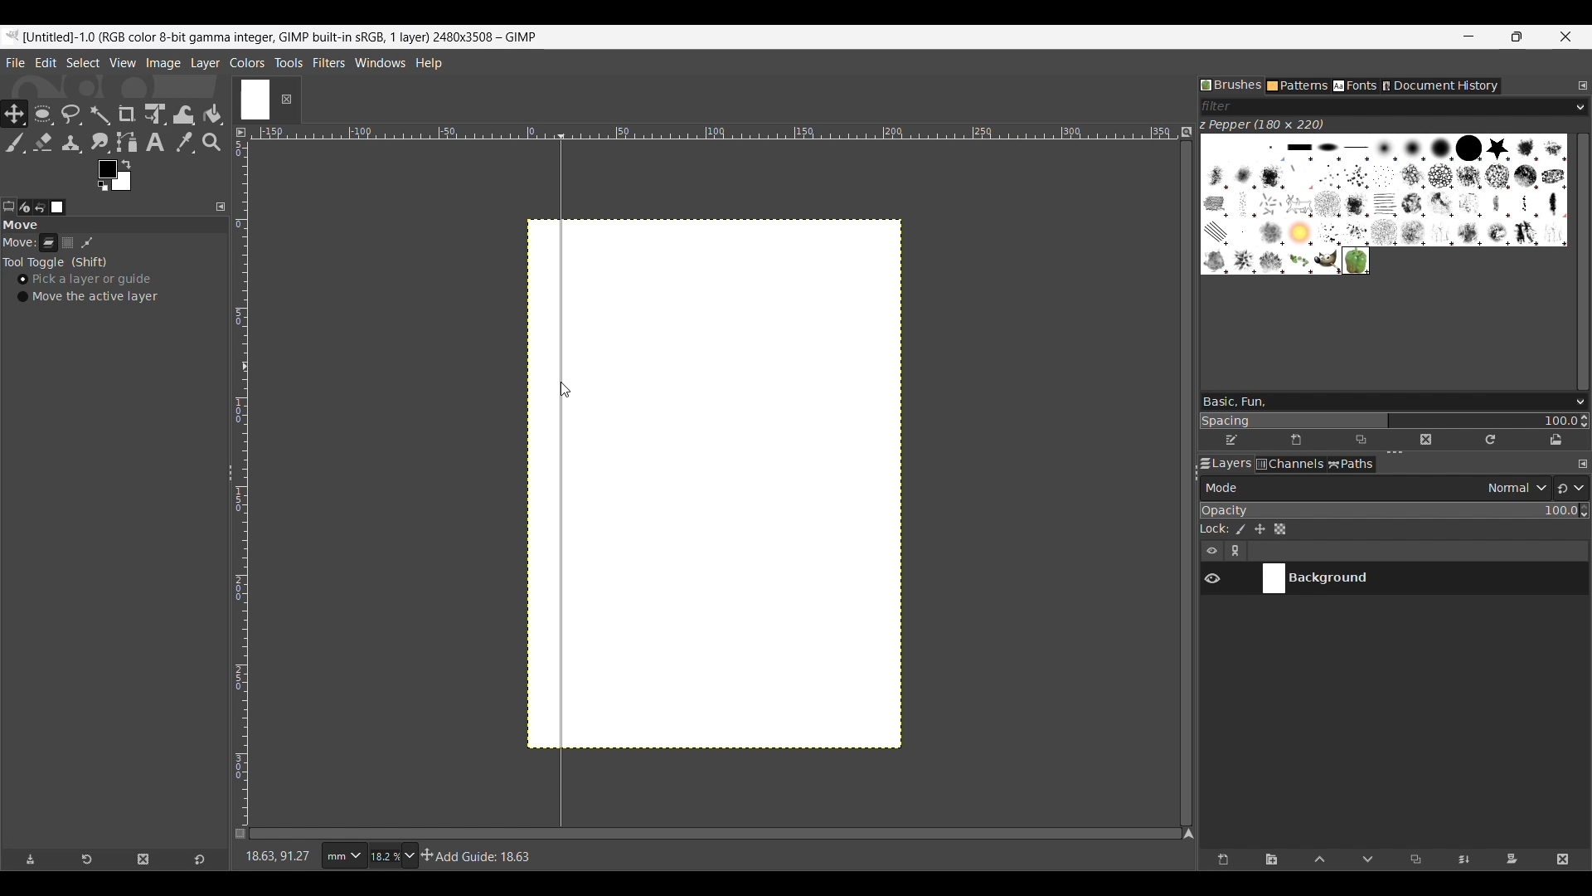  Describe the element at coordinates (1260, 529) in the screenshot. I see `Lock position and size` at that location.